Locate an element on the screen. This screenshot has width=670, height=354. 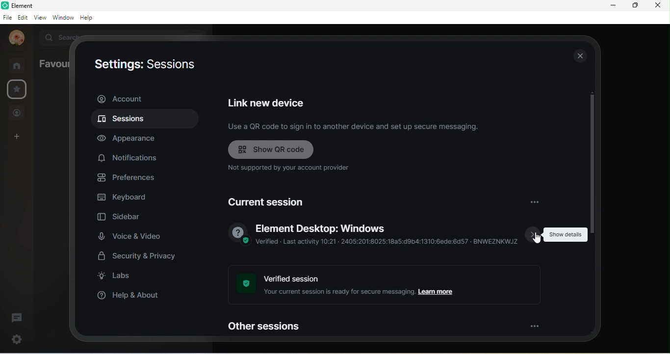
show details is located at coordinates (533, 233).